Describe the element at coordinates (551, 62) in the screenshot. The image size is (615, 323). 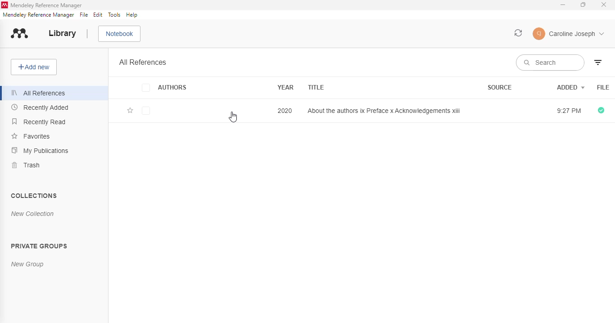
I see `search` at that location.